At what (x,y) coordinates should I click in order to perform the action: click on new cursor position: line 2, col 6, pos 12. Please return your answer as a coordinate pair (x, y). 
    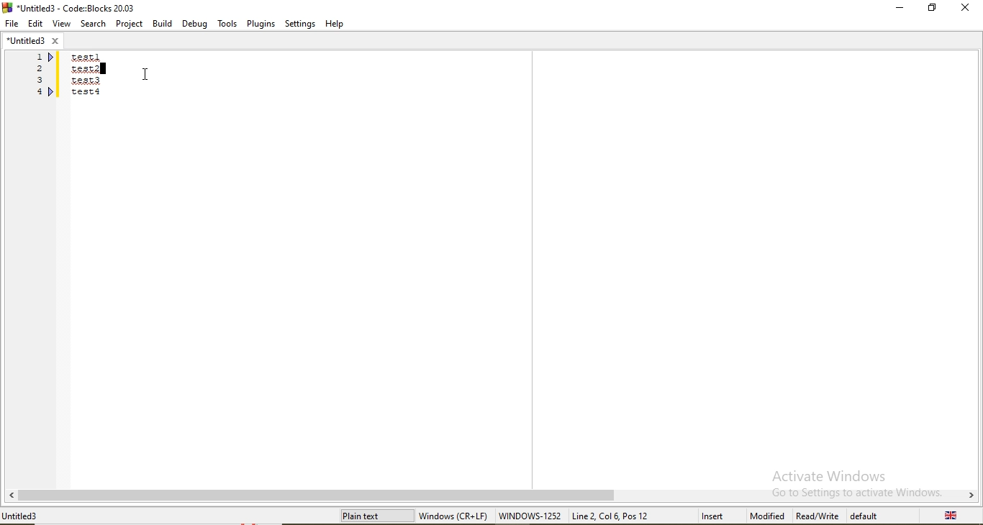
    Looking at the image, I should click on (627, 516).